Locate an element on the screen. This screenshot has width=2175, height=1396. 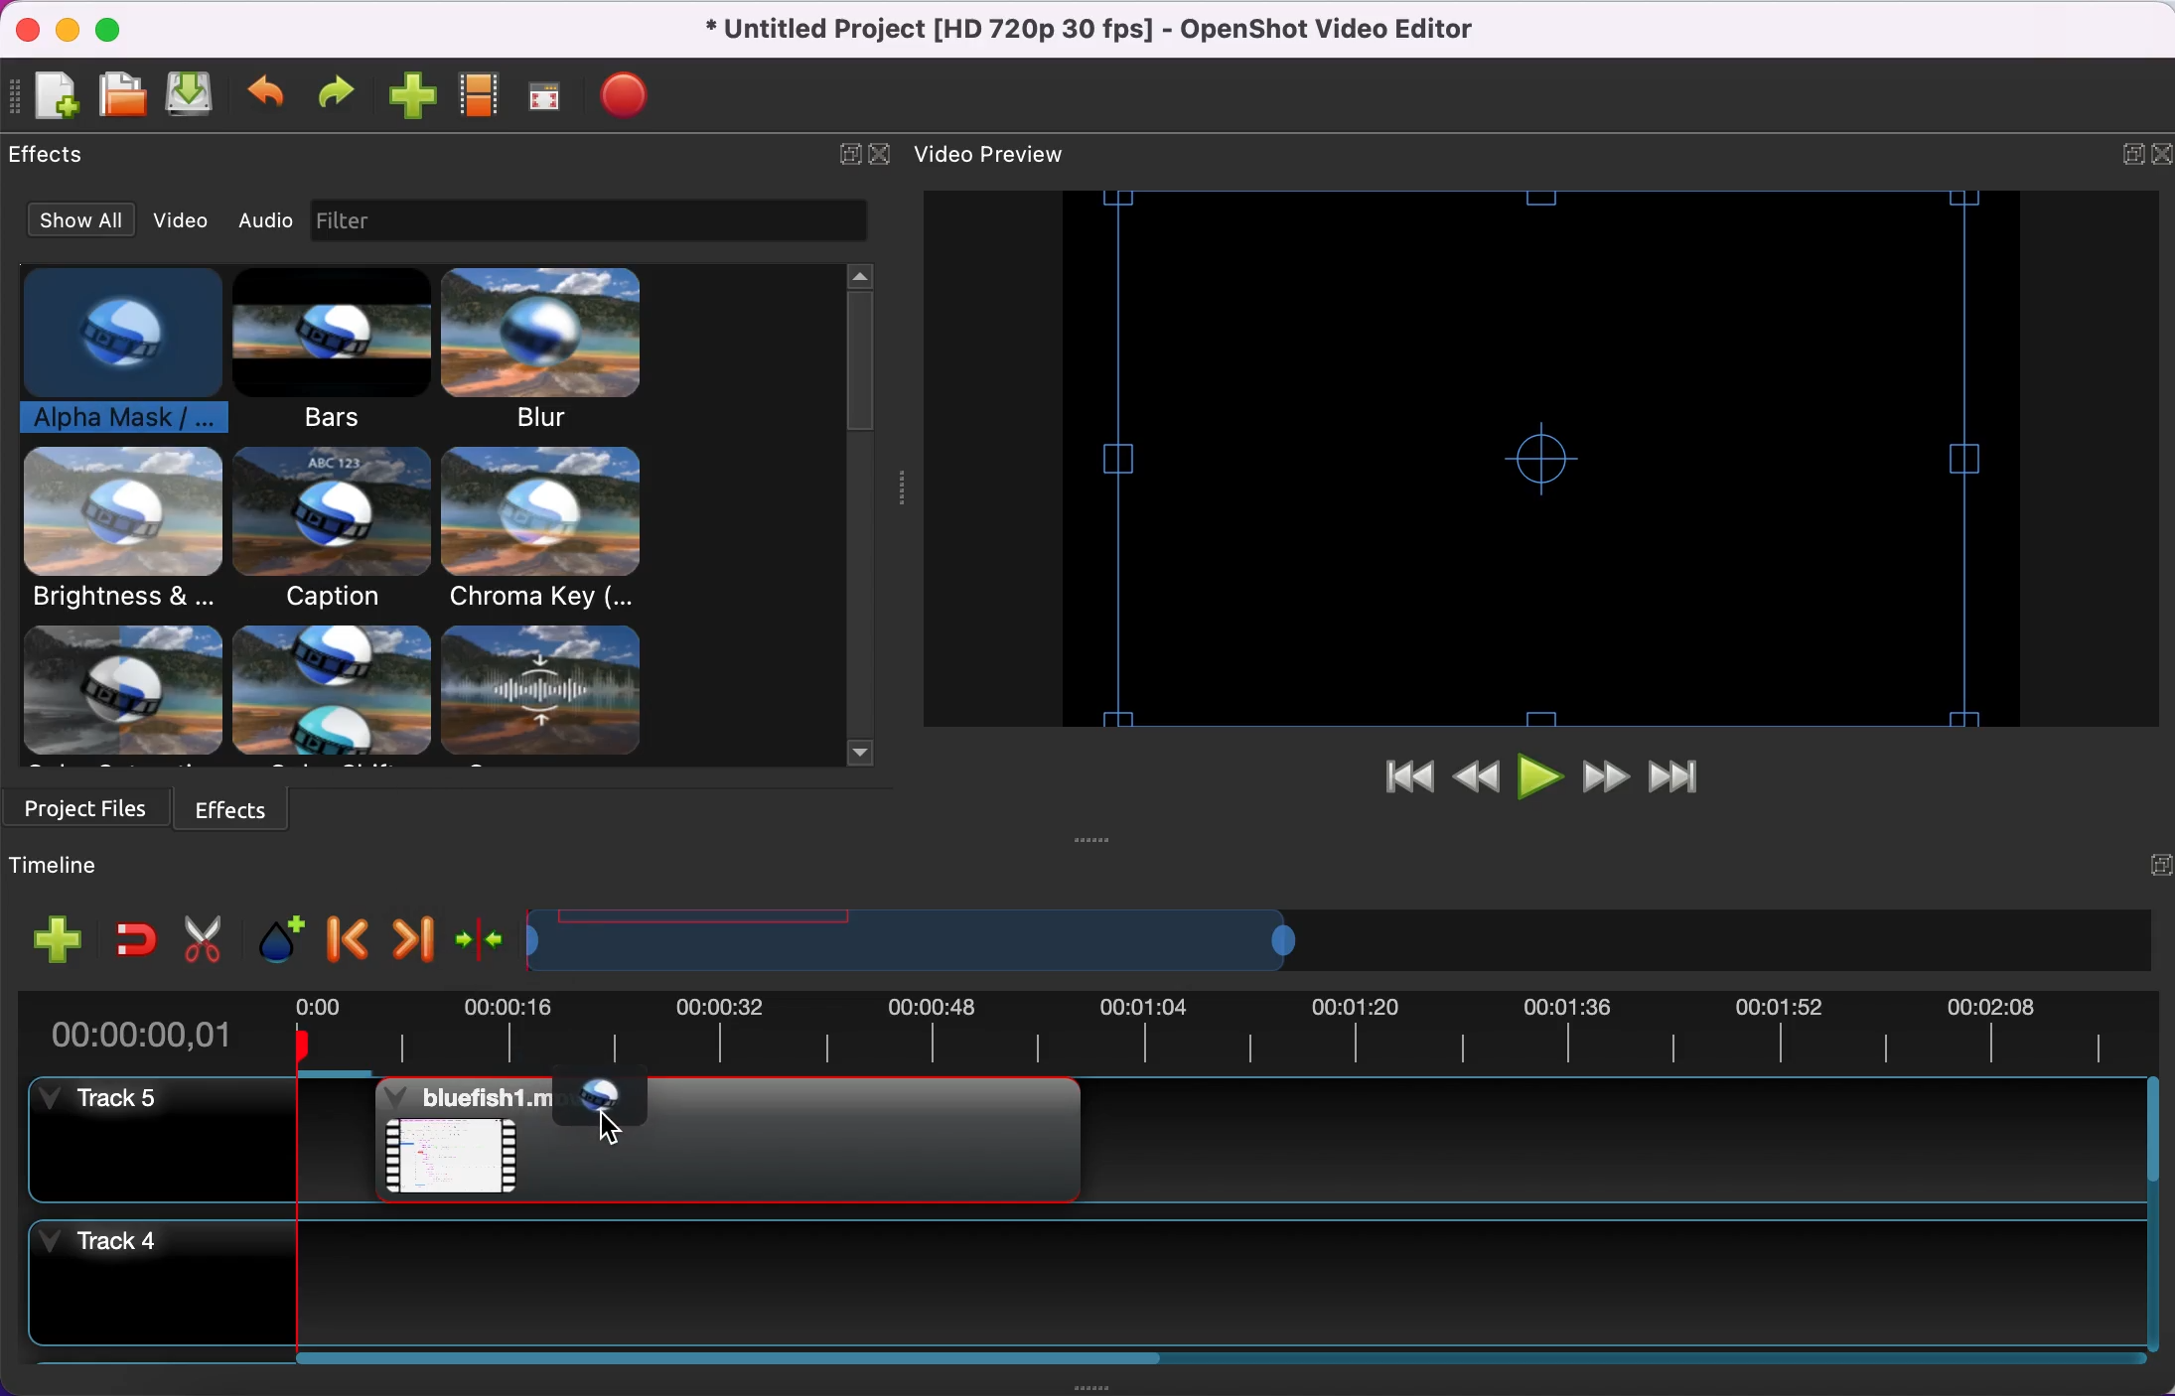
redo is located at coordinates (335, 100).